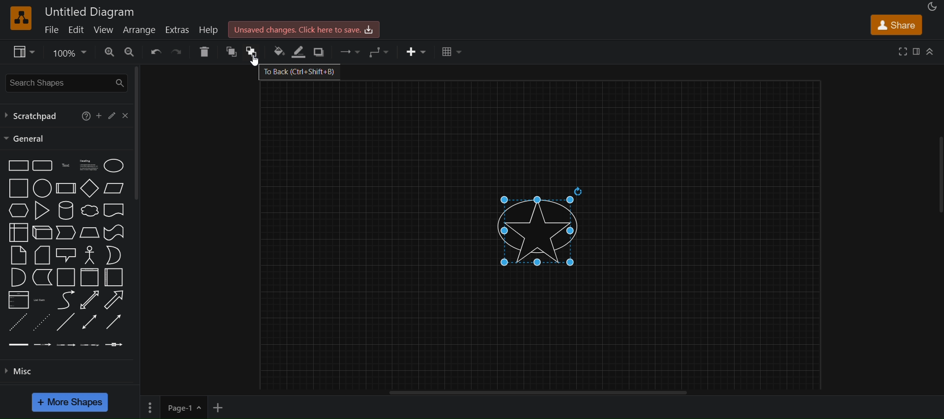 The image size is (944, 419). What do you see at coordinates (66, 165) in the screenshot?
I see `text` at bounding box center [66, 165].